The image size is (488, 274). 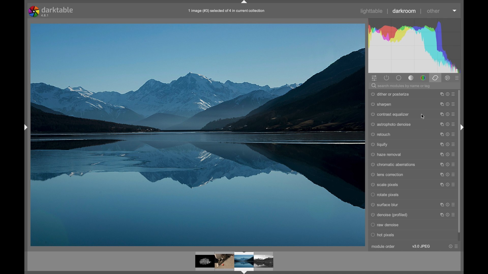 What do you see at coordinates (384, 247) in the screenshot?
I see `module order` at bounding box center [384, 247].